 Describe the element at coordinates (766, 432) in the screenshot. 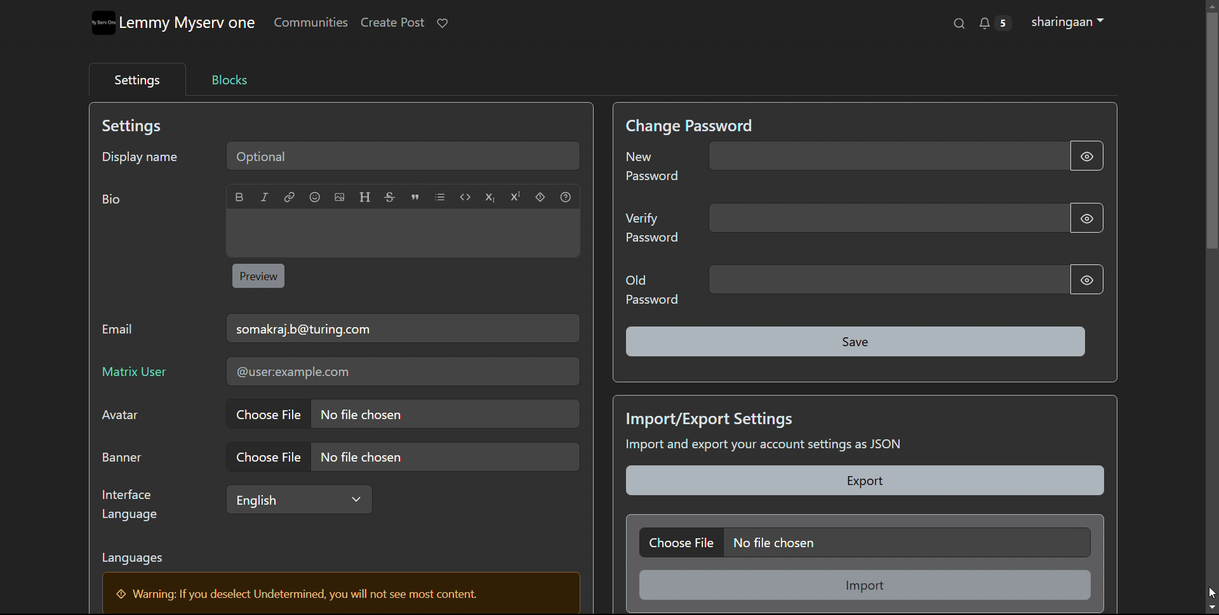

I see `Import/Export Settings
Import and export your account settings as JSON` at that location.